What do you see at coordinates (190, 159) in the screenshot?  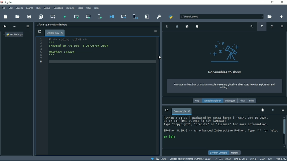 I see `Conda` at bounding box center [190, 159].